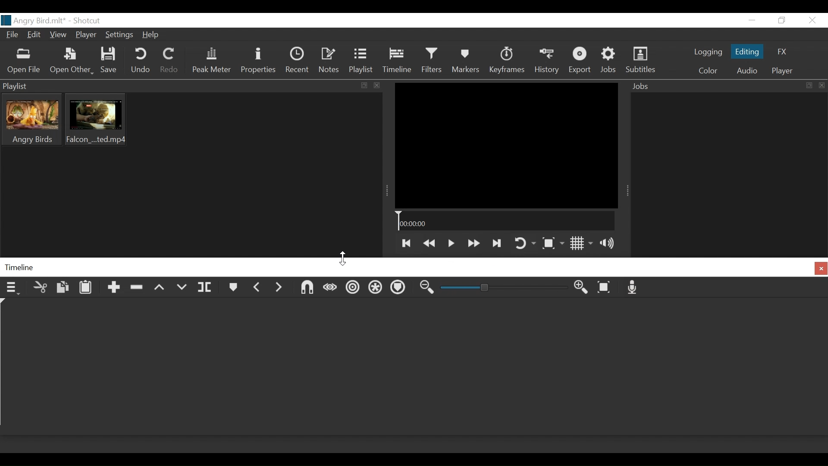 The height and width of the screenshot is (466, 828). Describe the element at coordinates (363, 62) in the screenshot. I see `Playlist` at that location.